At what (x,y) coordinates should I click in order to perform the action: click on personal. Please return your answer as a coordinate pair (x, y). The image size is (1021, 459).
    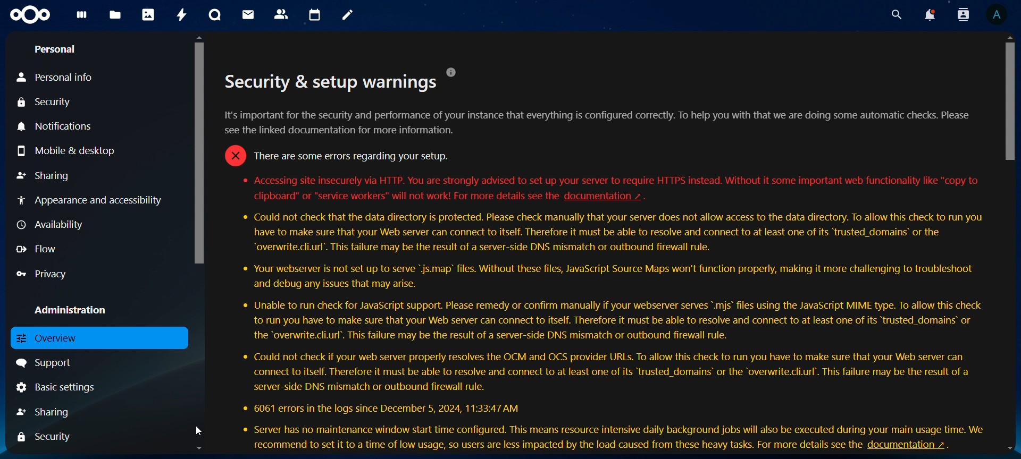
    Looking at the image, I should click on (57, 49).